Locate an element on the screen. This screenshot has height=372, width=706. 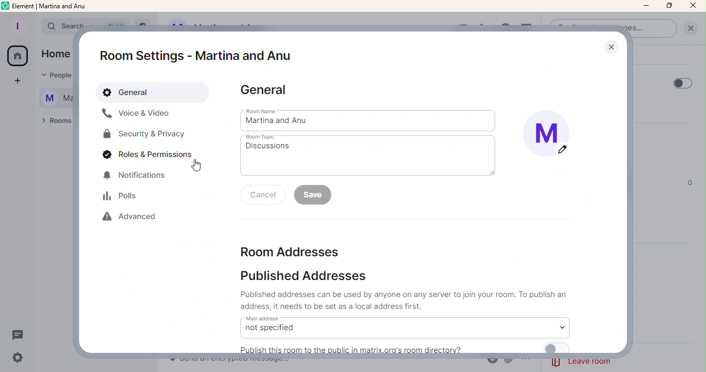
Room topic is located at coordinates (370, 156).